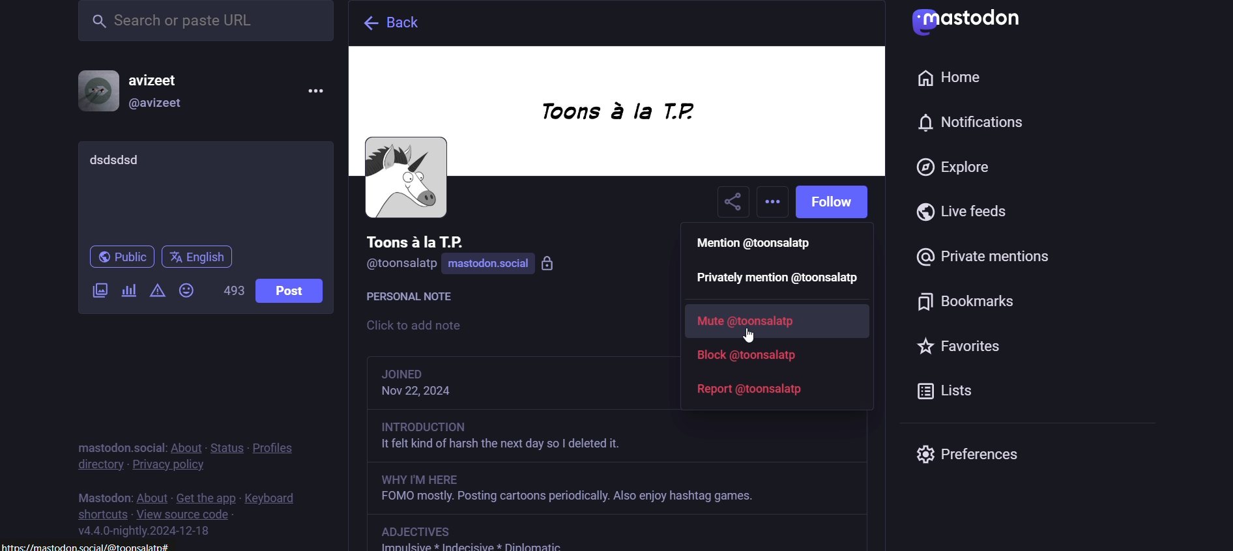 The height and width of the screenshot is (551, 1233). Describe the element at coordinates (447, 327) in the screenshot. I see `click to add note` at that location.